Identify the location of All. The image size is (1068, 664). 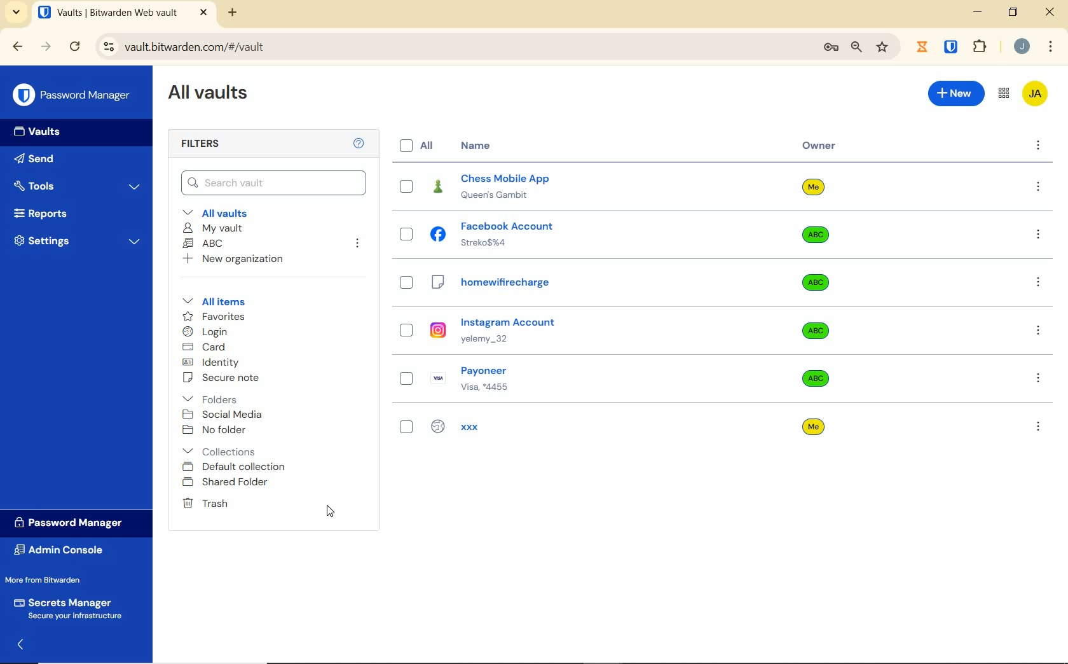
(420, 147).